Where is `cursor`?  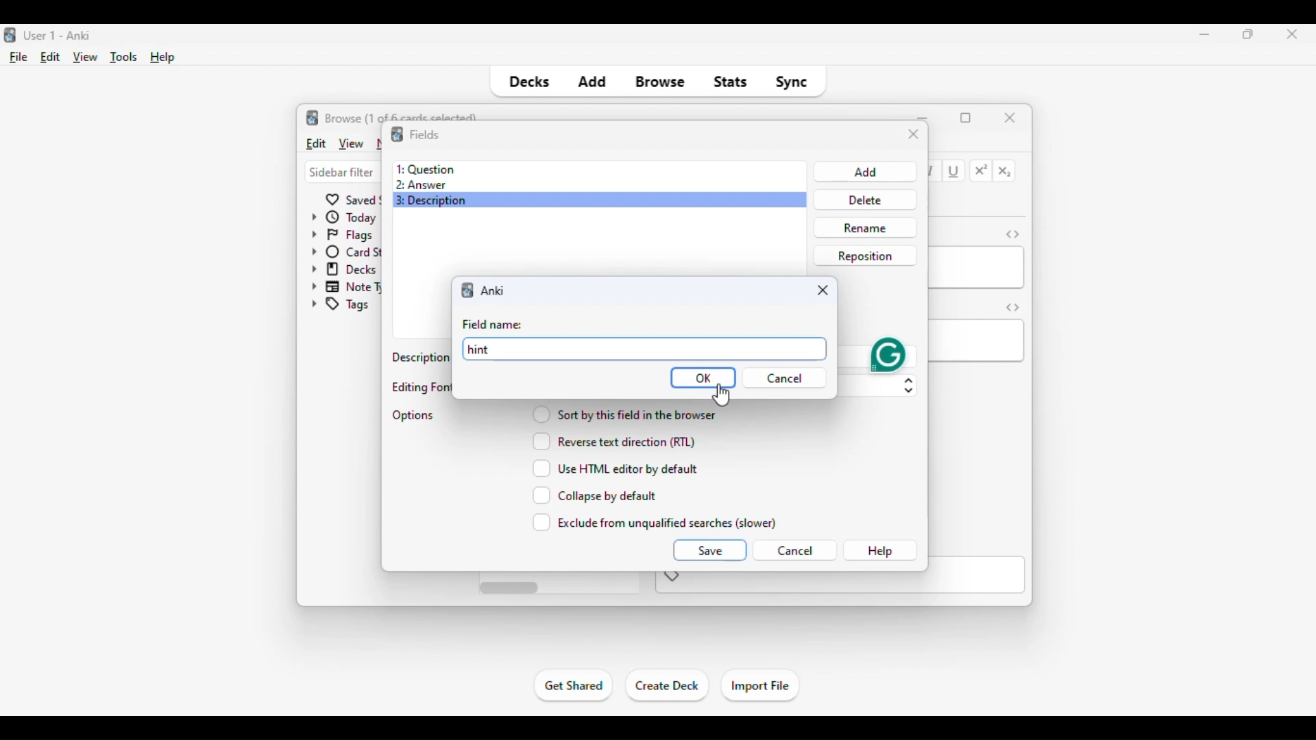 cursor is located at coordinates (720, 396).